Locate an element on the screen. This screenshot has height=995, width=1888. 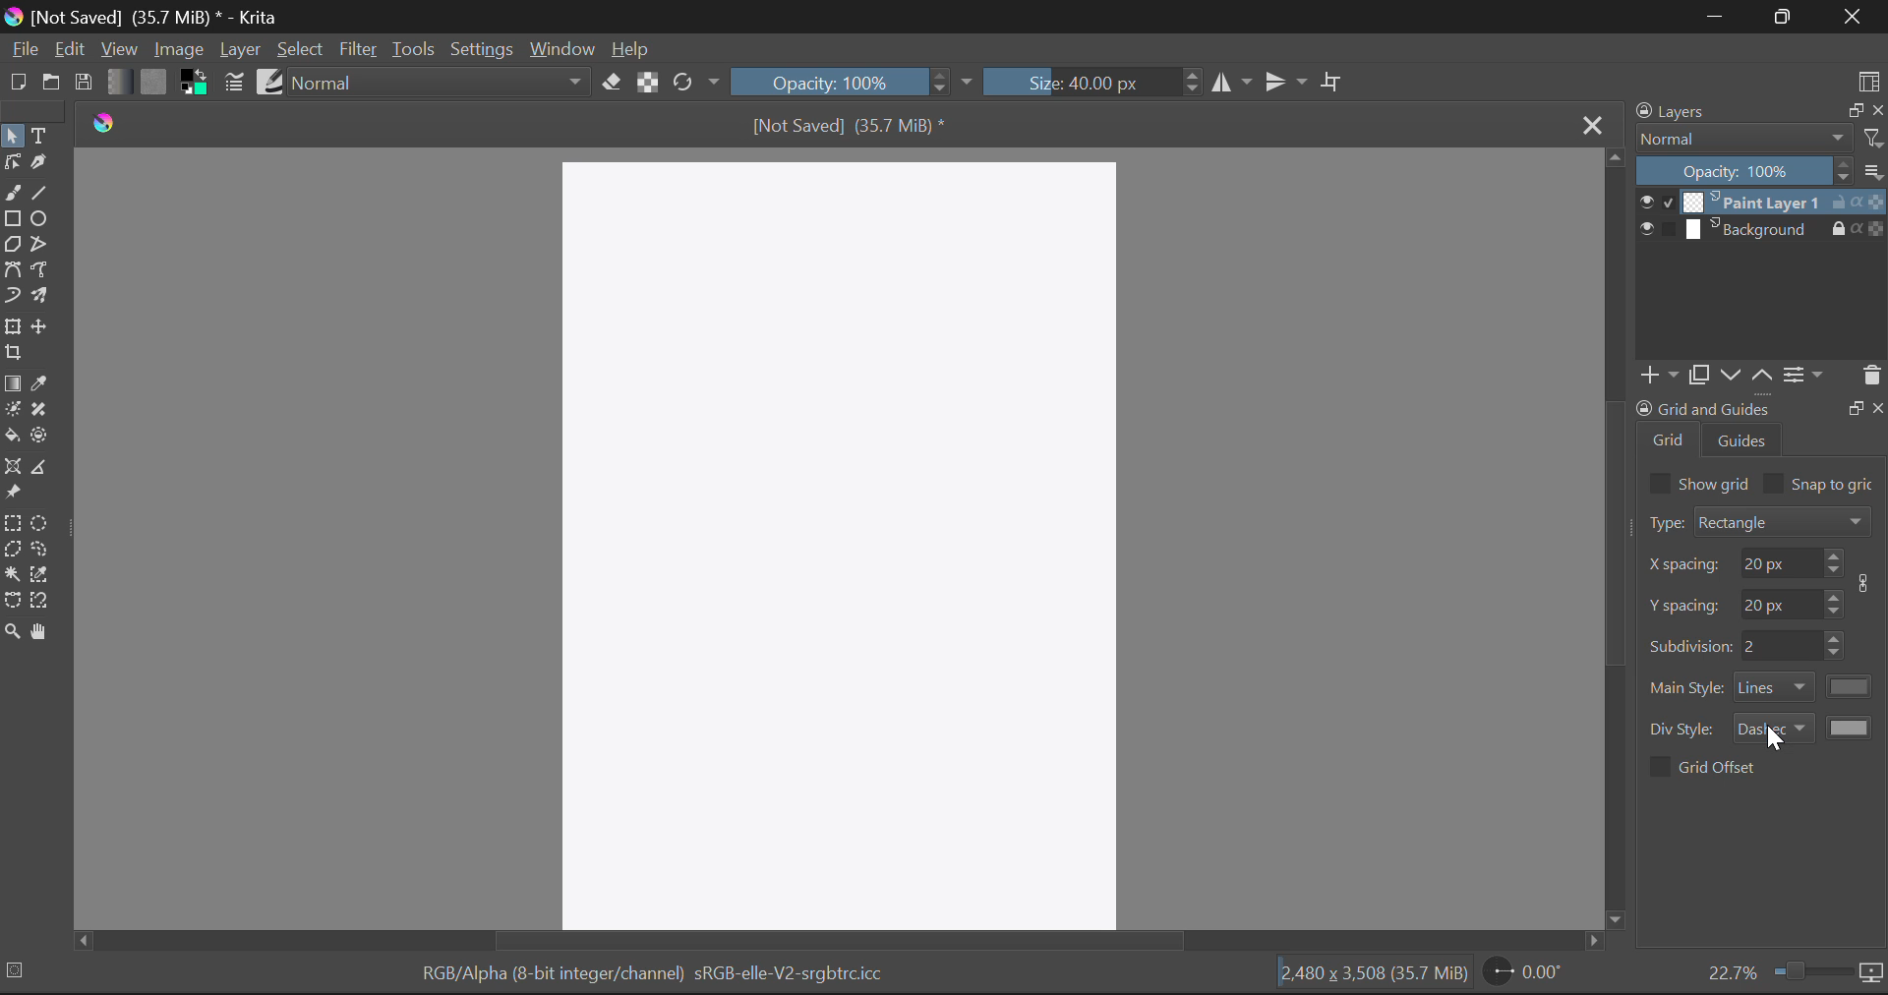
guides is located at coordinates (1743, 439).